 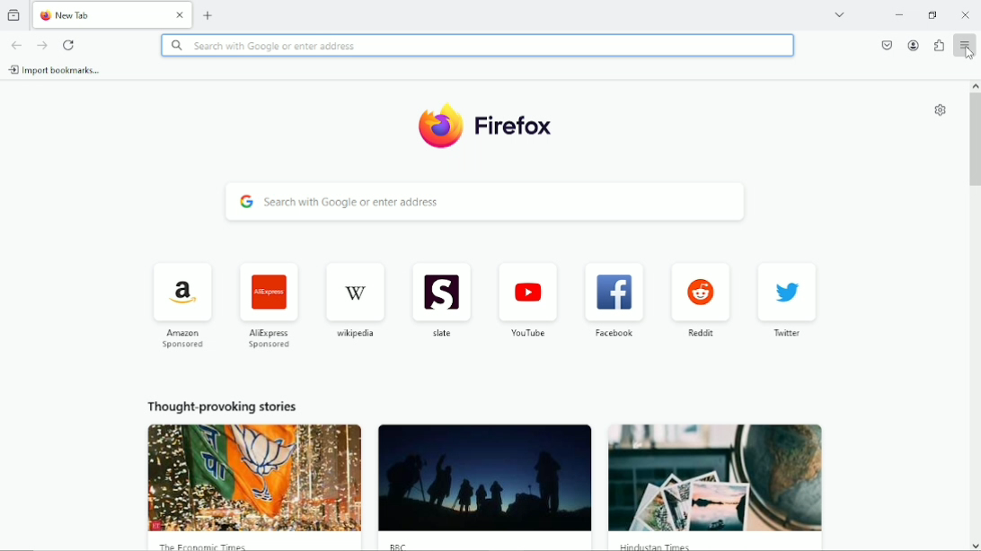 What do you see at coordinates (964, 44) in the screenshot?
I see `Open application menu` at bounding box center [964, 44].